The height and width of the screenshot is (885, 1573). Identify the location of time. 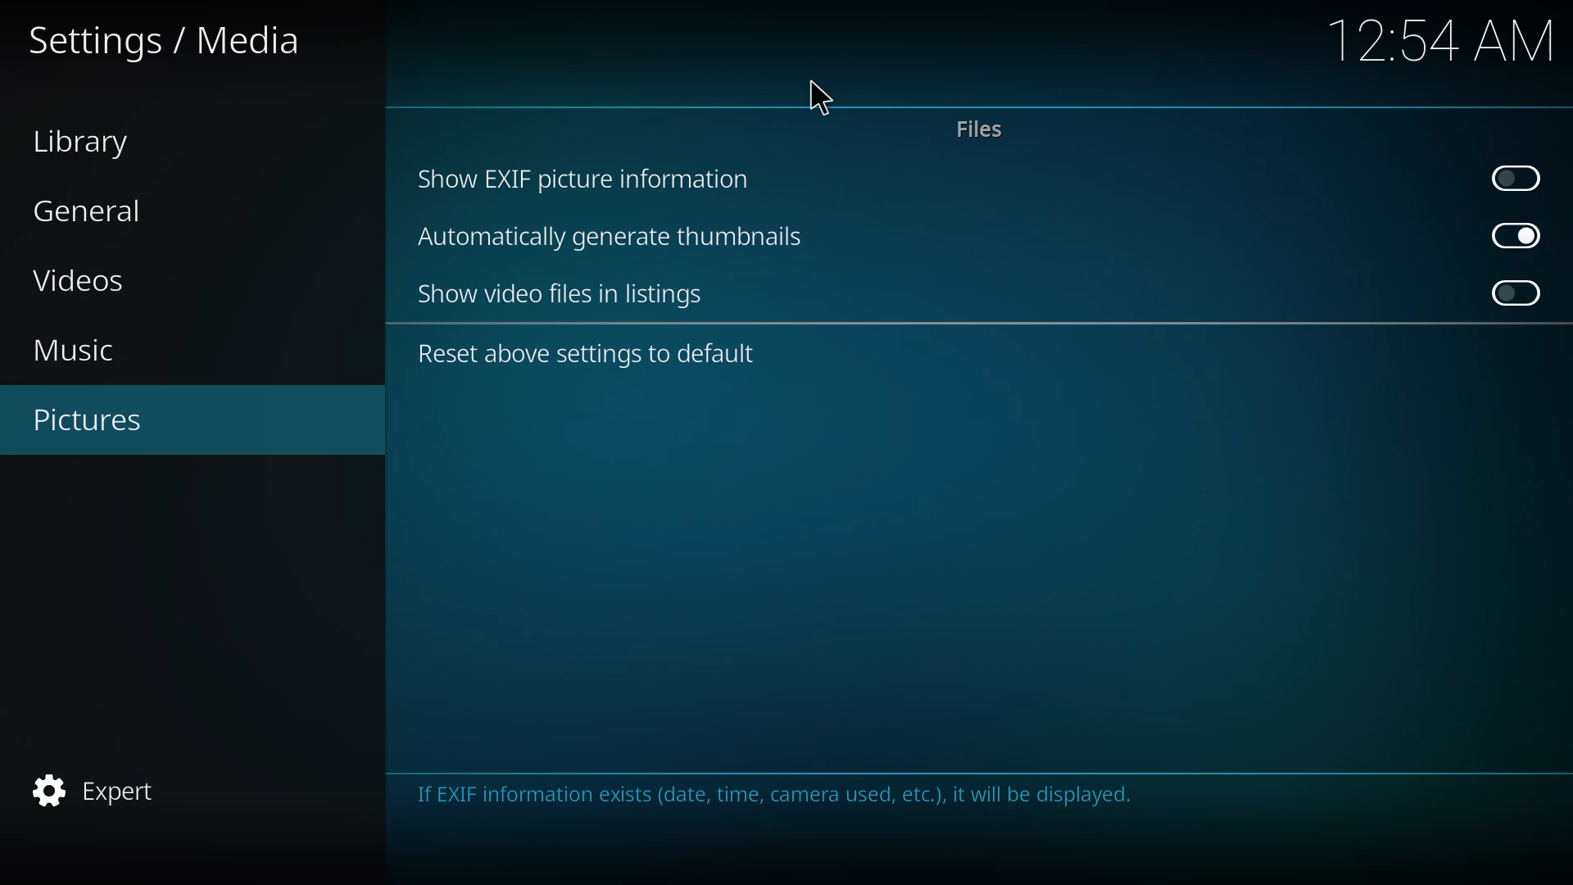
(1438, 40).